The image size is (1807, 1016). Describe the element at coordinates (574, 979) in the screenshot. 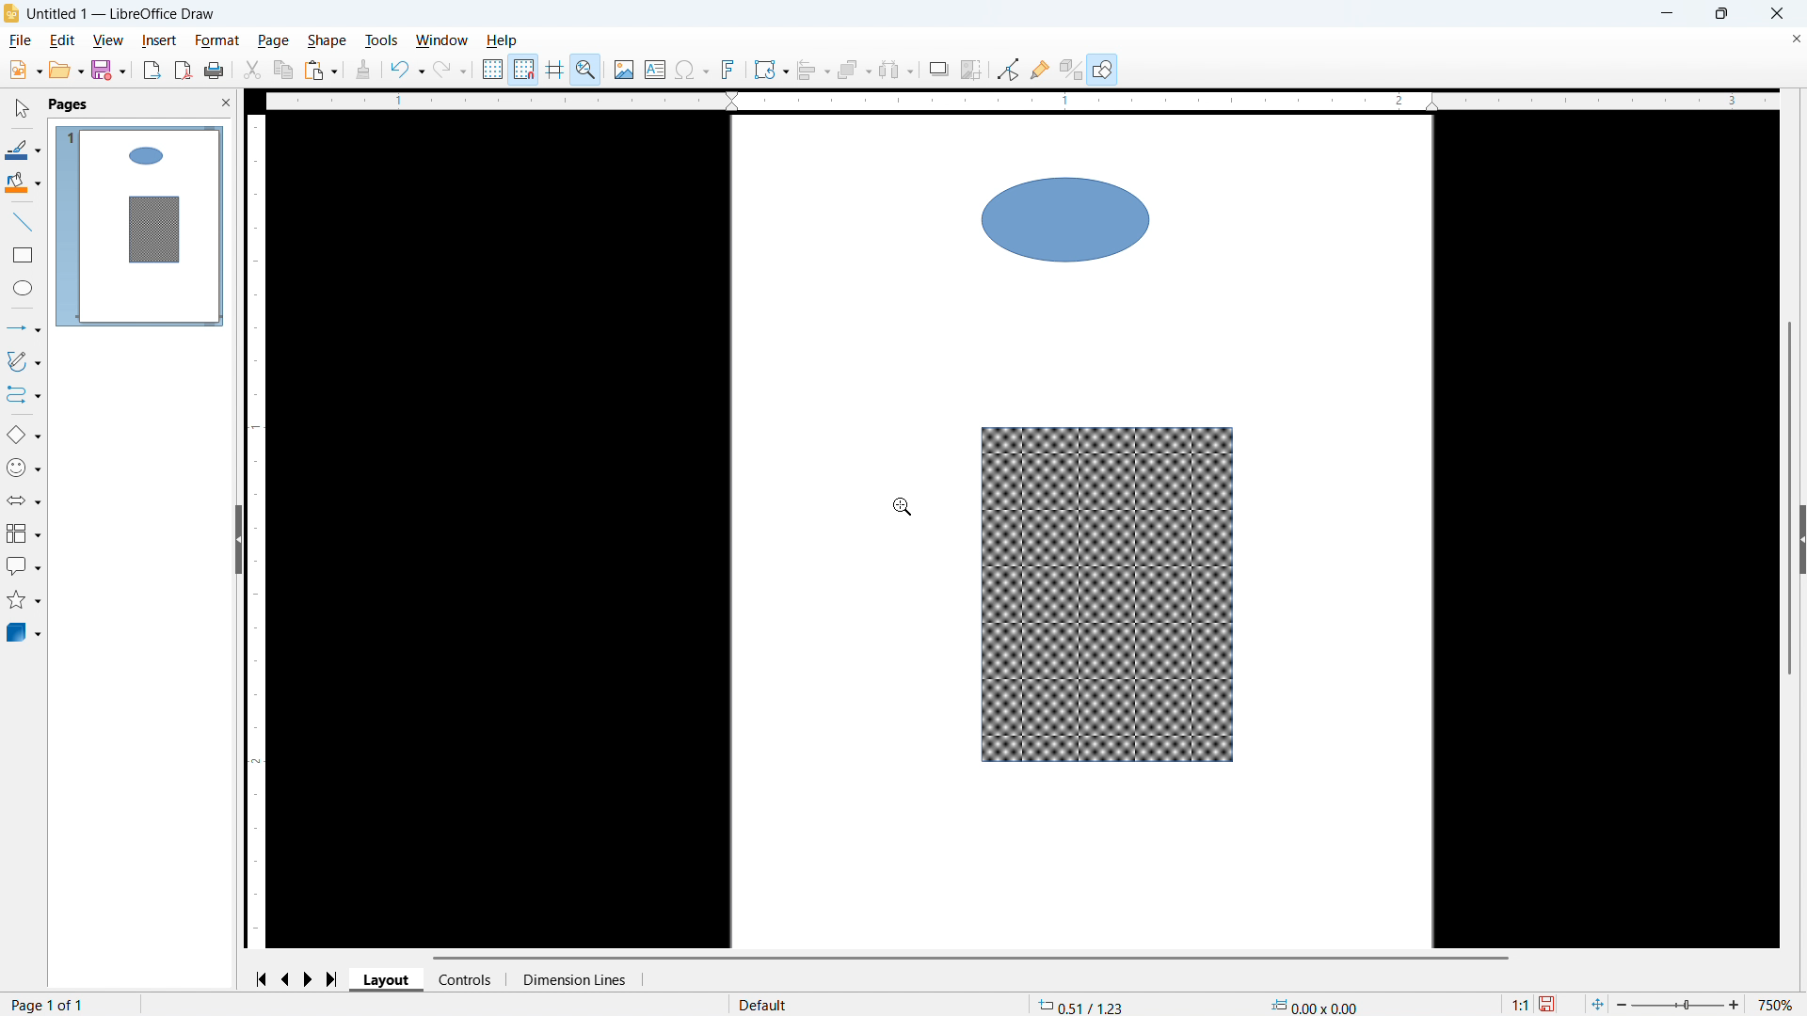

I see `Dimension lines ` at that location.